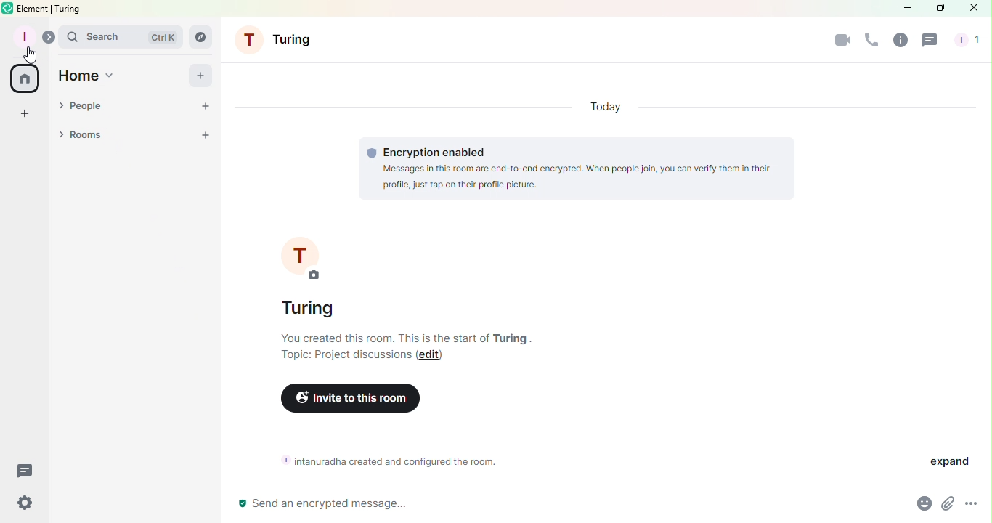  Describe the element at coordinates (123, 37) in the screenshot. I see `Search bar` at that location.